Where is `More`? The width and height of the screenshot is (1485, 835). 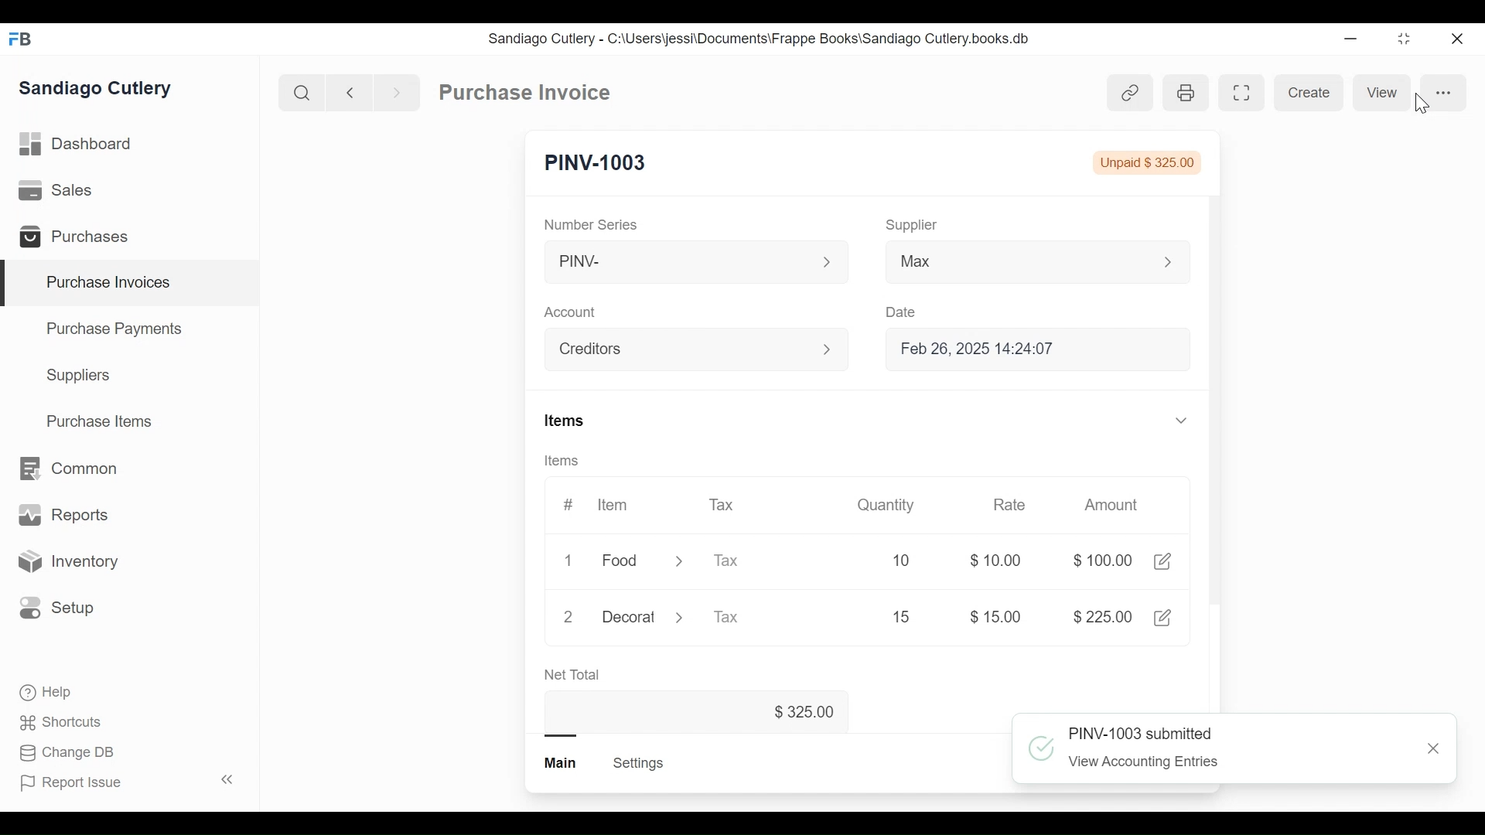
More is located at coordinates (1445, 92).